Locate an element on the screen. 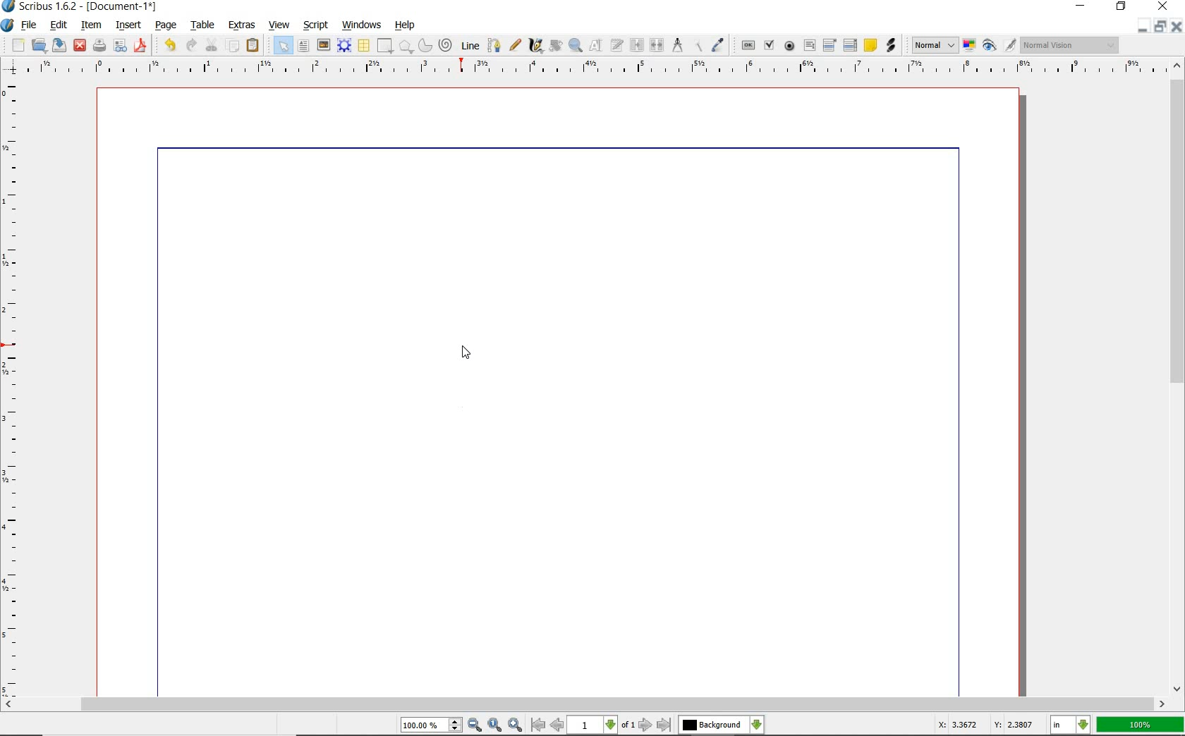 Image resolution: width=1185 pixels, height=736 pixels. zoom factor 100% is located at coordinates (1141, 724).